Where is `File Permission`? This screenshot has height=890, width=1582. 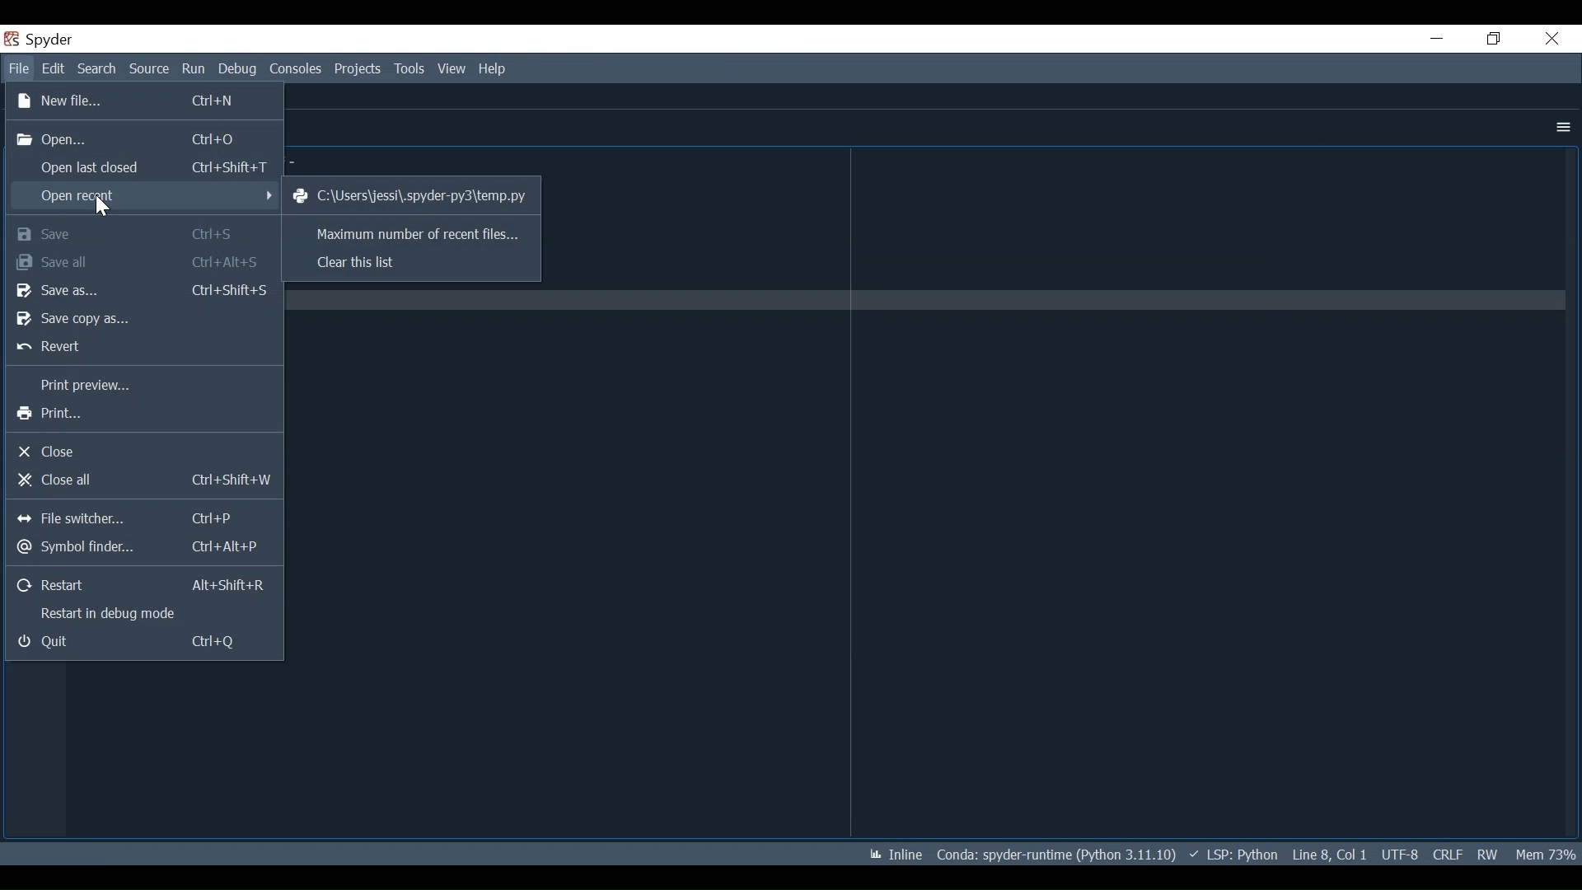 File Permission is located at coordinates (1489, 854).